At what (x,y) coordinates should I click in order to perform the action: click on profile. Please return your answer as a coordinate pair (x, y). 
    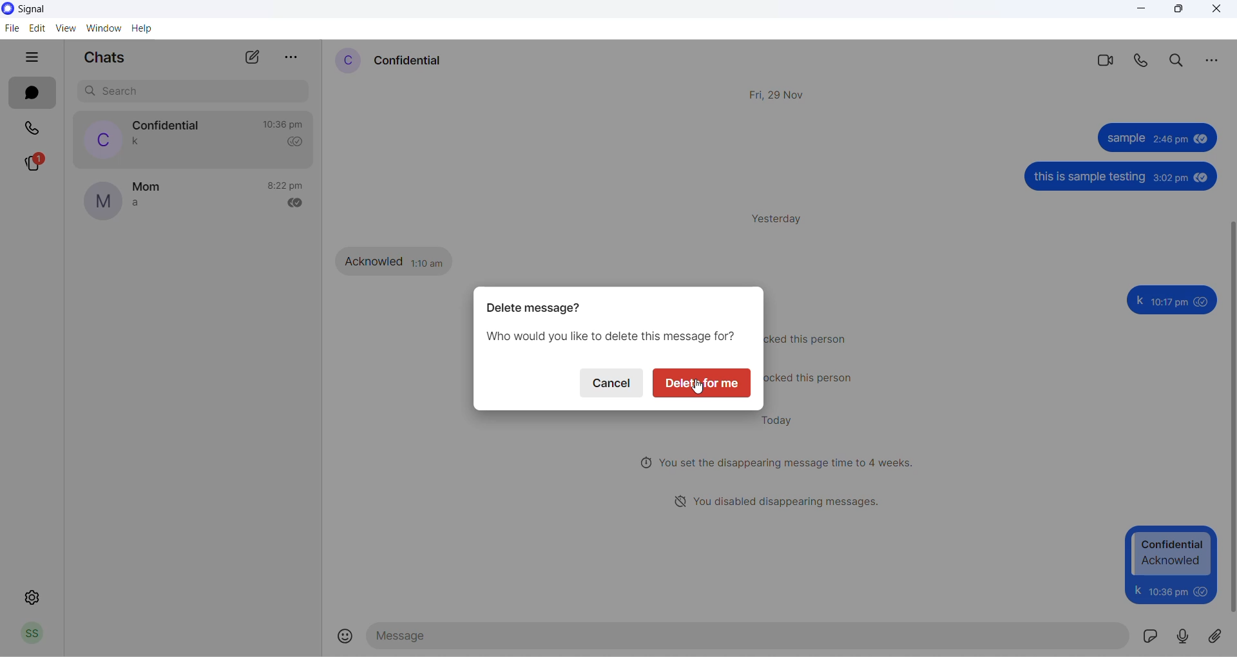
    Looking at the image, I should click on (38, 634).